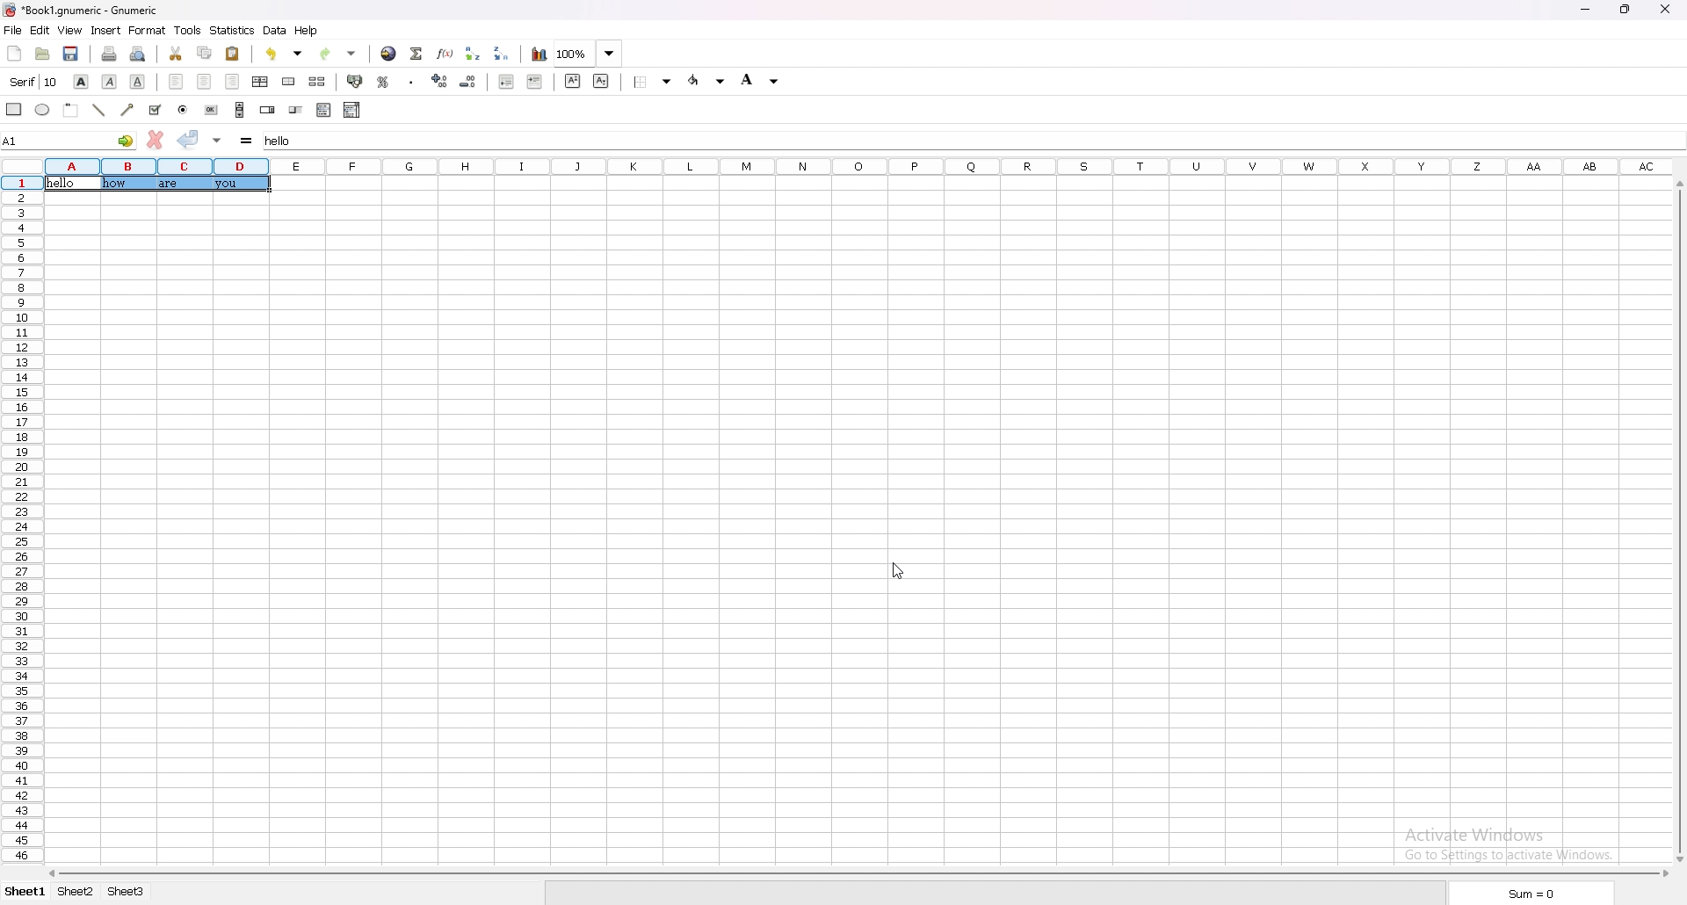 The height and width of the screenshot is (905, 1687). I want to click on file name, so click(82, 10).